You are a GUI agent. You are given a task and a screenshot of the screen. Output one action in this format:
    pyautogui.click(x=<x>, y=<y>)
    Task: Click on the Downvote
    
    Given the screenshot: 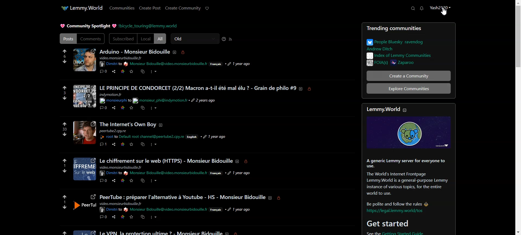 What is the action you would take?
    pyautogui.click(x=65, y=61)
    